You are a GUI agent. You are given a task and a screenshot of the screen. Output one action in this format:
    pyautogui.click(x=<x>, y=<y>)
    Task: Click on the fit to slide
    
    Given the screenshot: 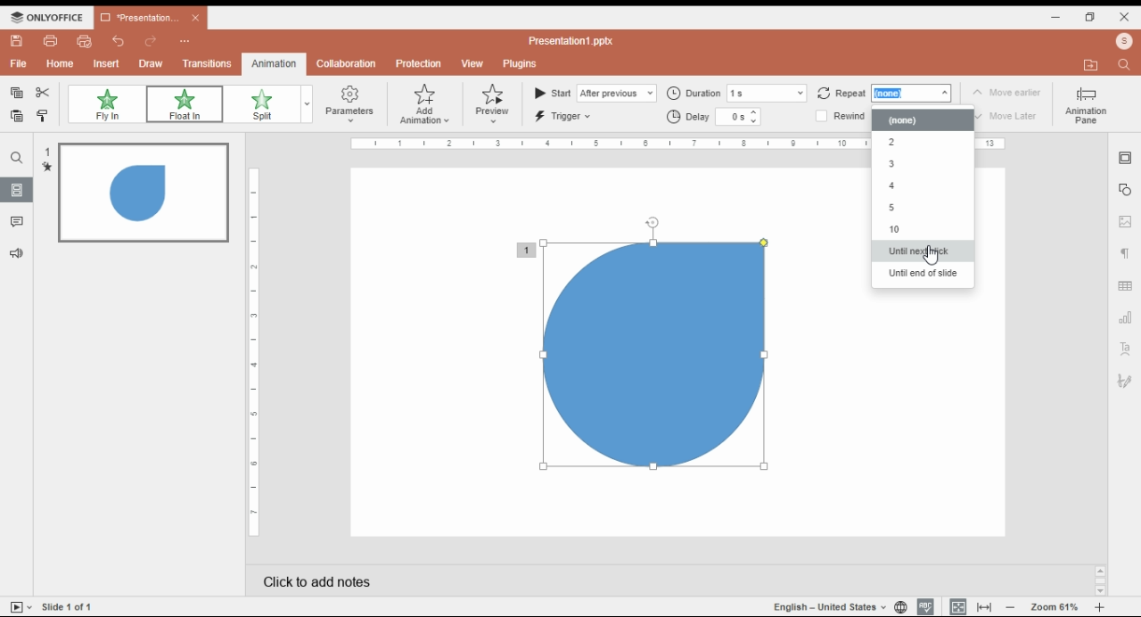 What is the action you would take?
    pyautogui.click(x=958, y=607)
    